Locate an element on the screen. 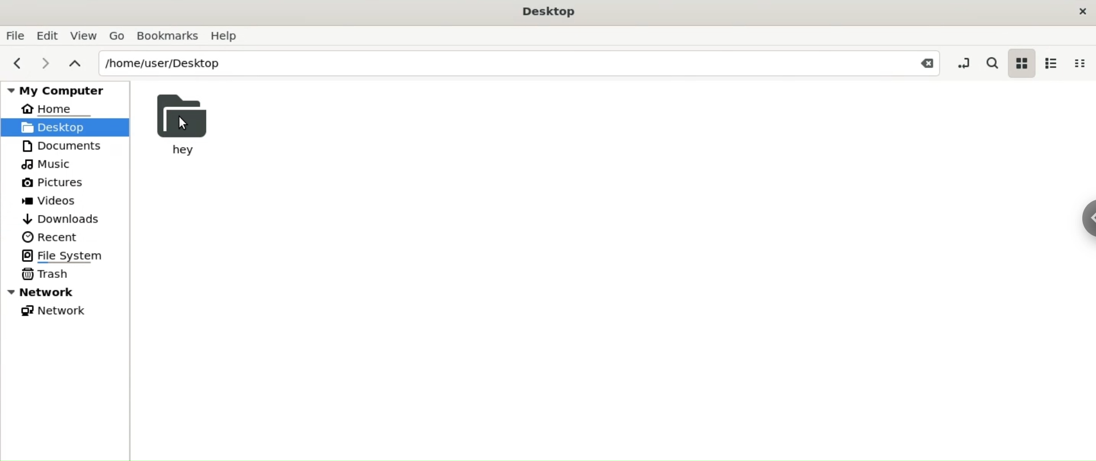  toggle location entry is located at coordinates (963, 63).